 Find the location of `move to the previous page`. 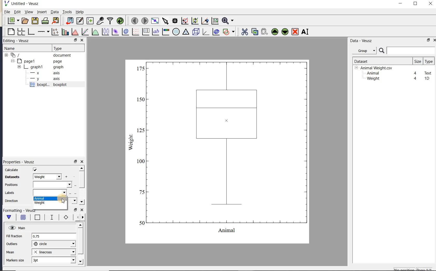

move to the previous page is located at coordinates (134, 20).